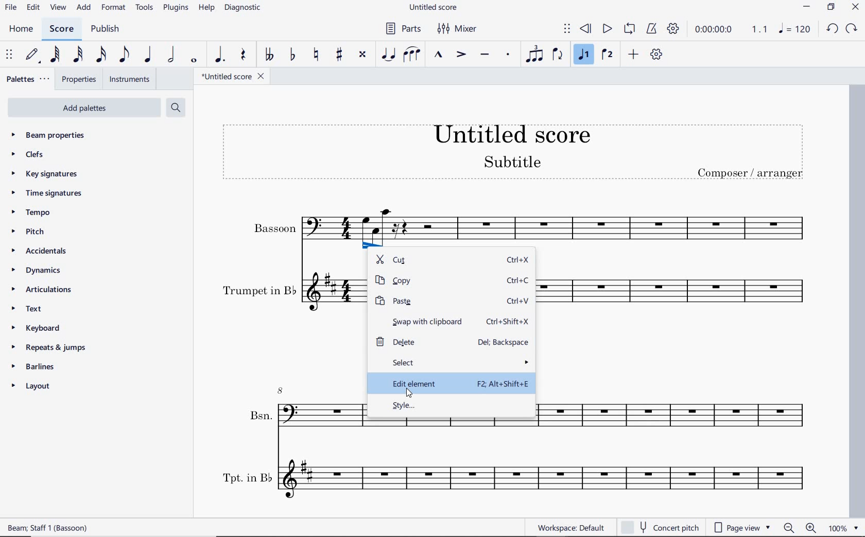 The width and height of the screenshot is (865, 537). What do you see at coordinates (293, 54) in the screenshot?
I see `toggle flat` at bounding box center [293, 54].